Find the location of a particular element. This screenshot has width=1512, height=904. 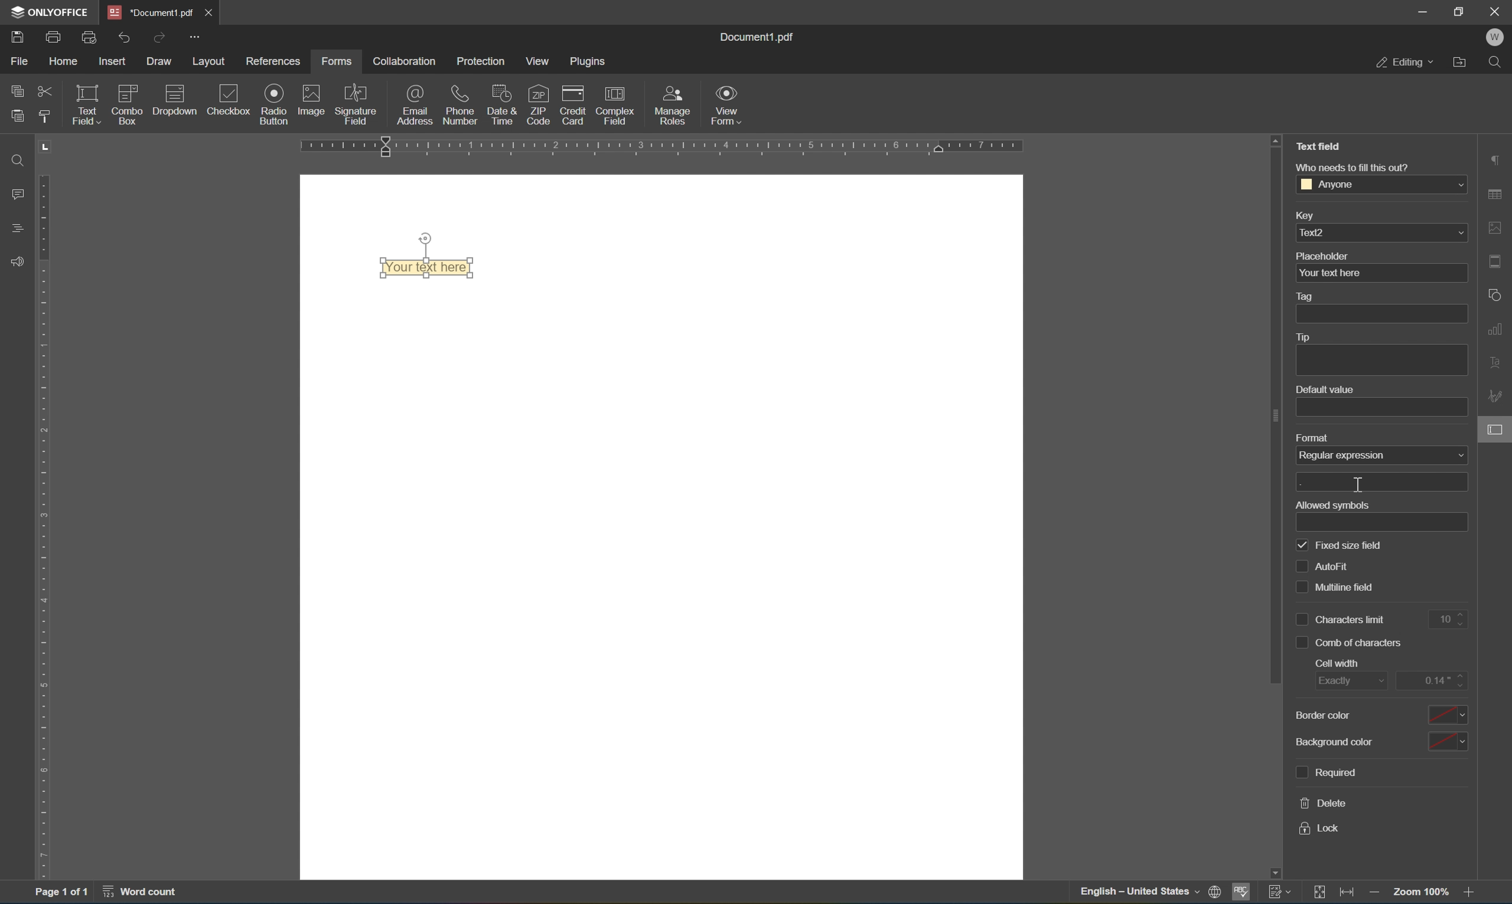

credit card is located at coordinates (574, 104).